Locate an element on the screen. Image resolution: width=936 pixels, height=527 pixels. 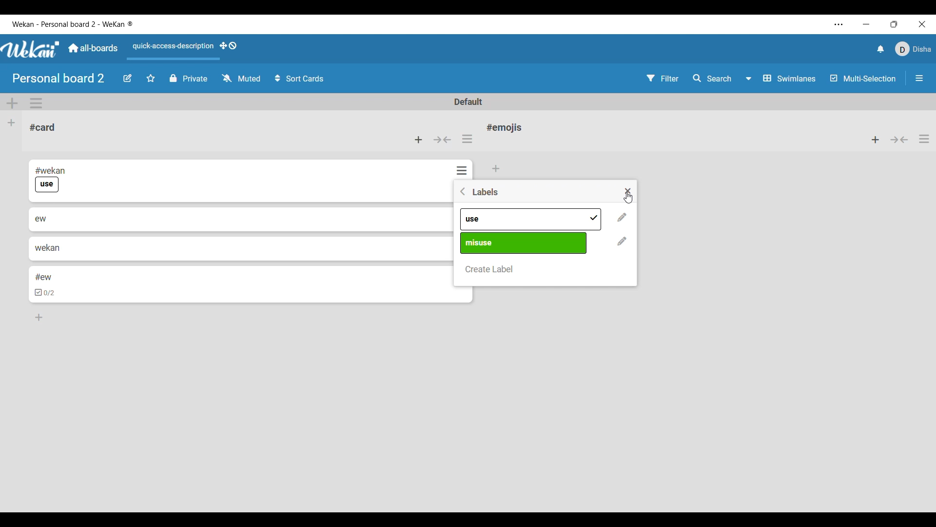
Collapse is located at coordinates (443, 140).